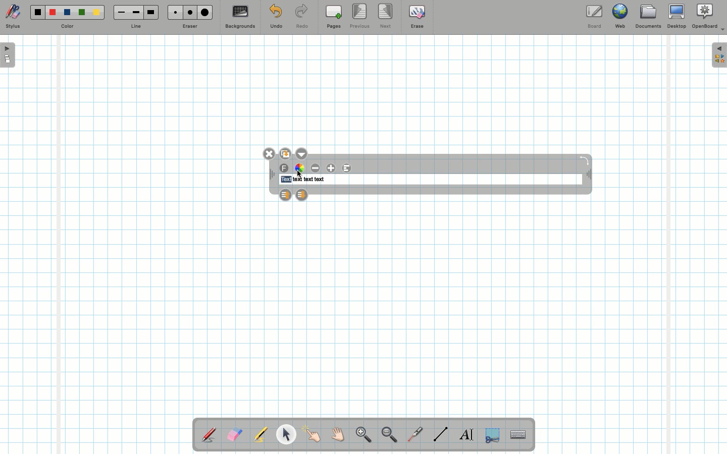 Image resolution: width=727 pixels, height=454 pixels. What do you see at coordinates (259, 435) in the screenshot?
I see `Highlighter` at bounding box center [259, 435].